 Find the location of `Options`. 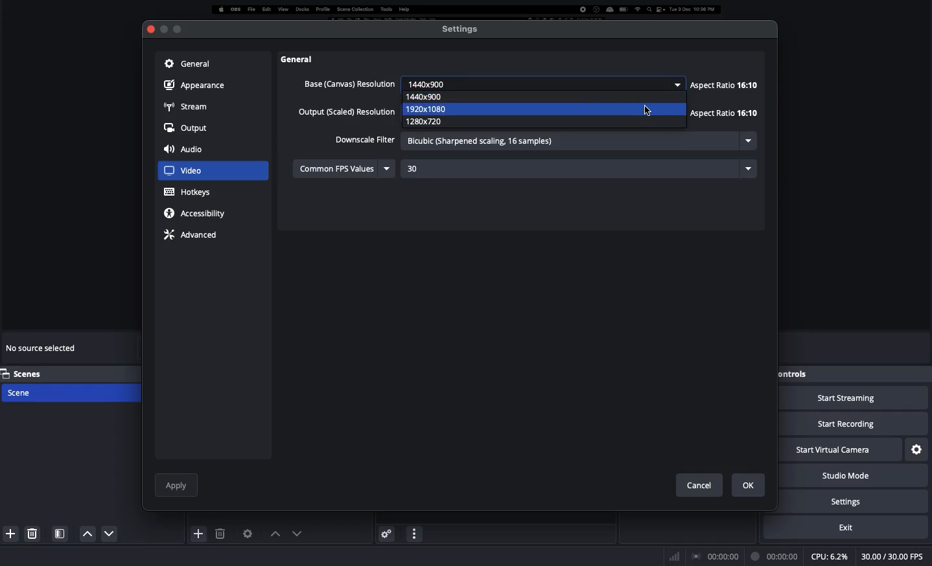

Options is located at coordinates (415, 532).